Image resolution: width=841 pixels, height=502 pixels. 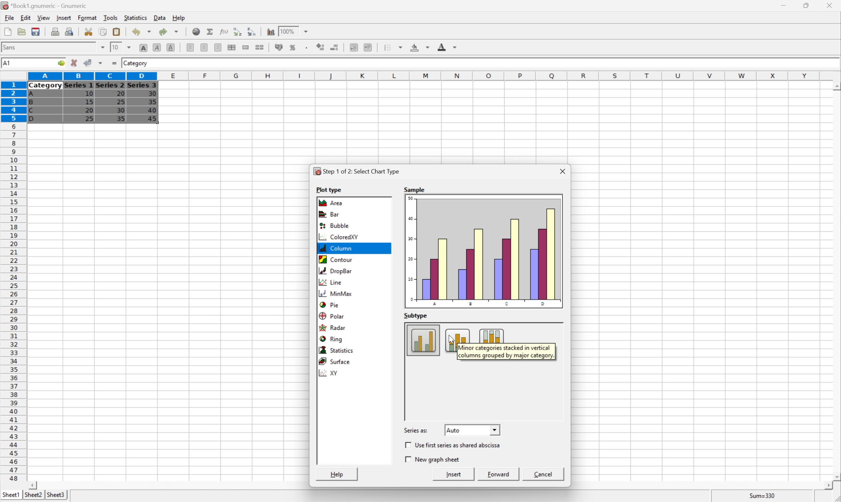 What do you see at coordinates (330, 189) in the screenshot?
I see `Plot type` at bounding box center [330, 189].